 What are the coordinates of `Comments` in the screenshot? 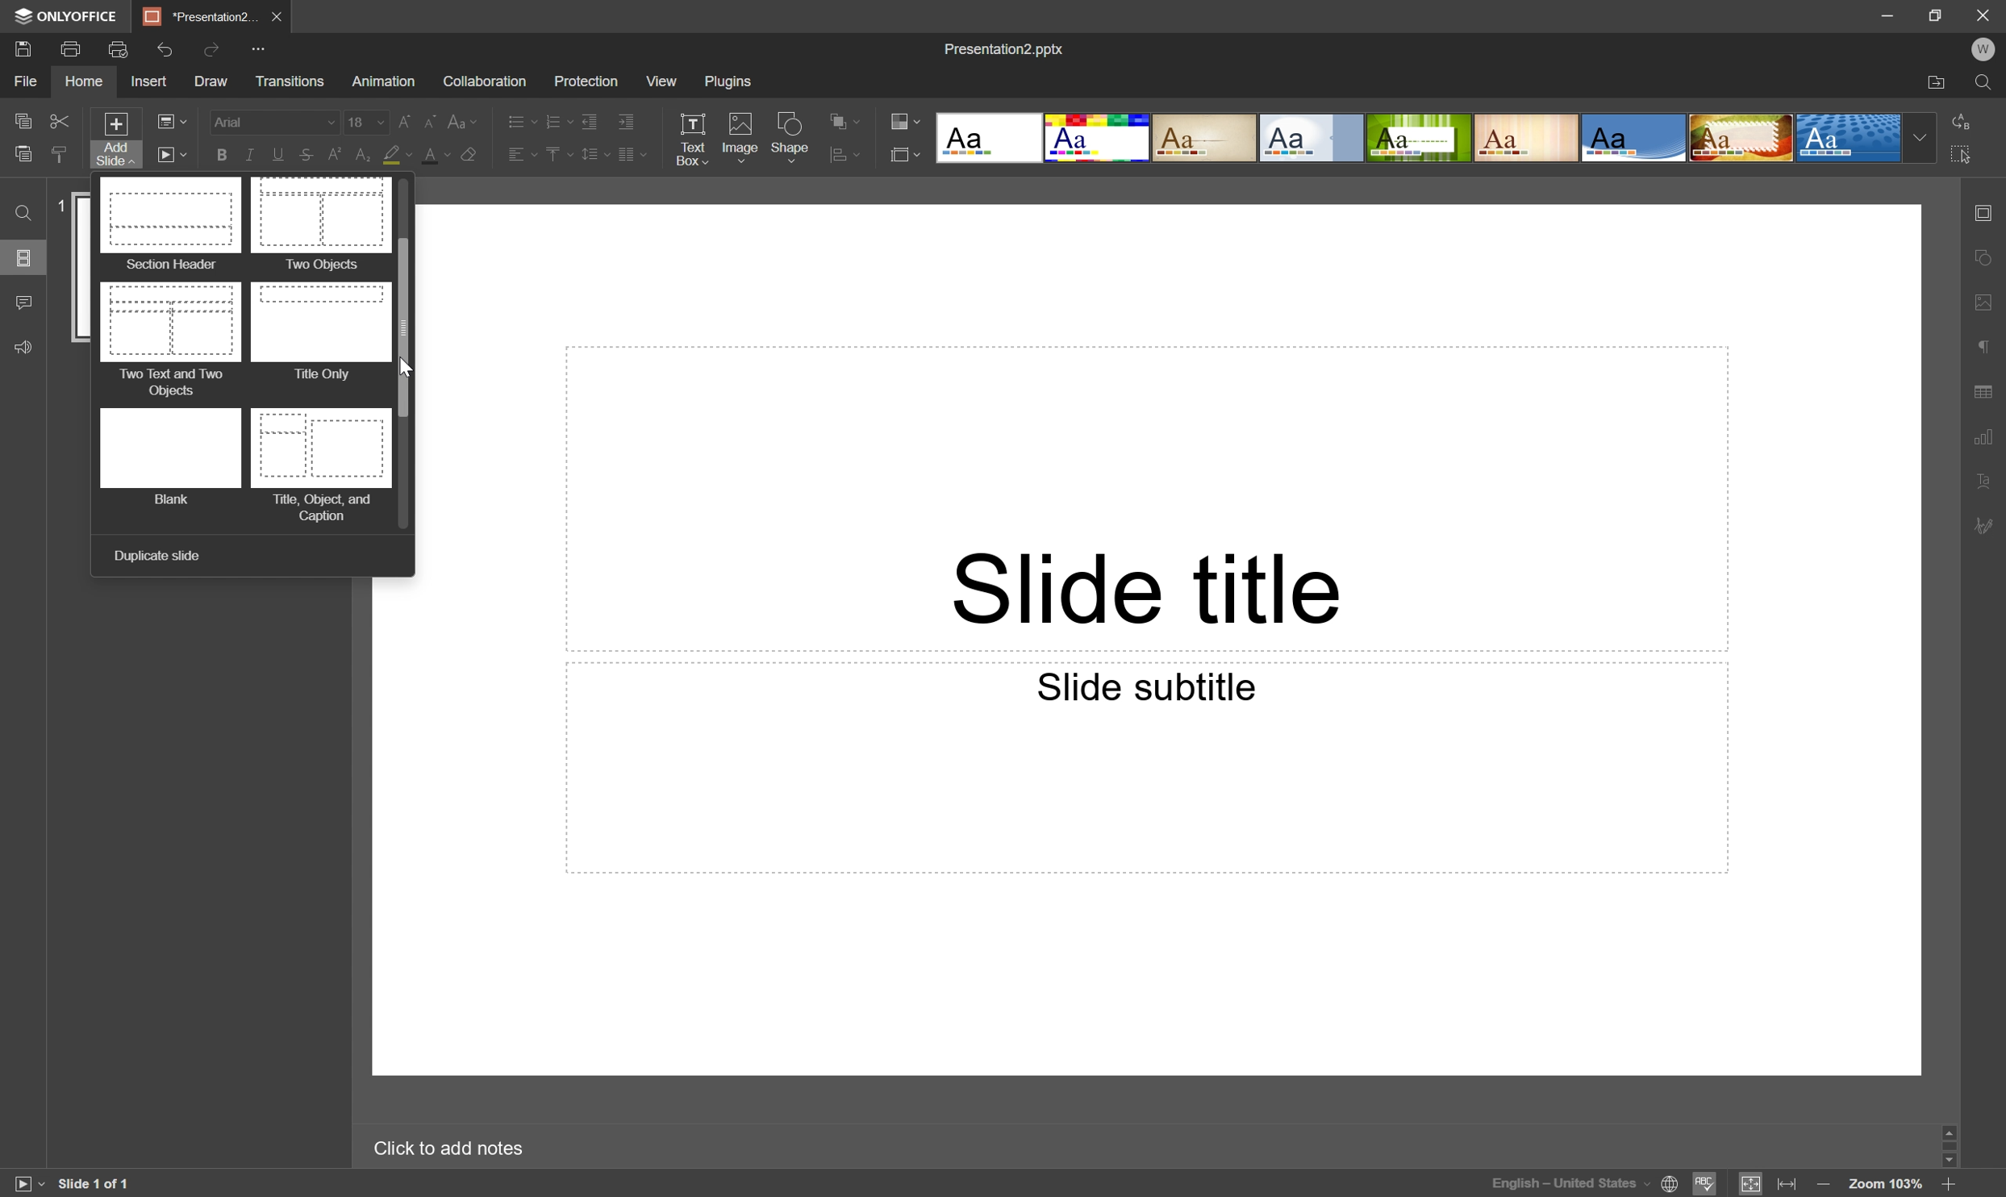 It's located at (23, 302).